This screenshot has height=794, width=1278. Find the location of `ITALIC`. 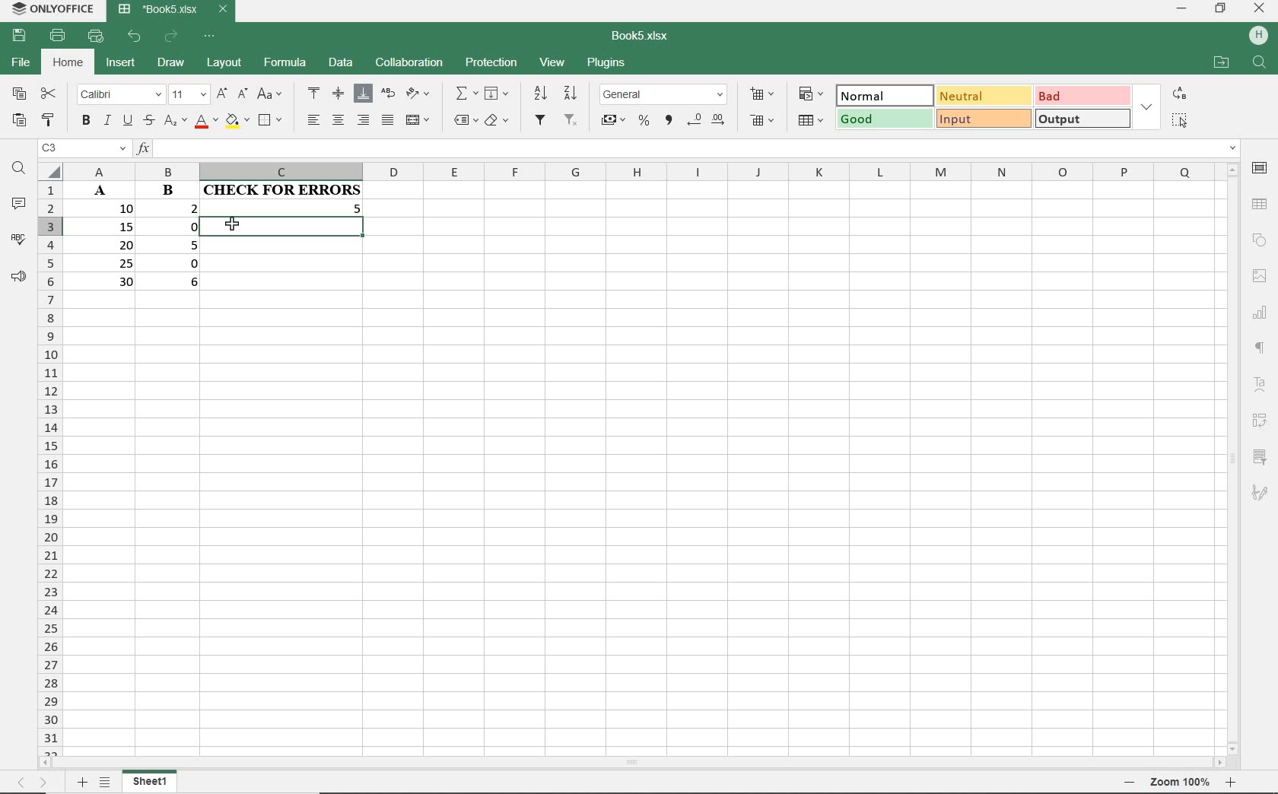

ITALIC is located at coordinates (106, 122).